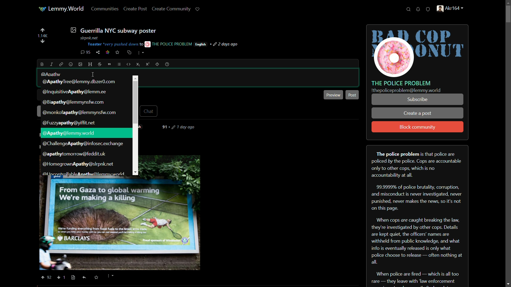  What do you see at coordinates (81, 64) in the screenshot?
I see `image` at bounding box center [81, 64].